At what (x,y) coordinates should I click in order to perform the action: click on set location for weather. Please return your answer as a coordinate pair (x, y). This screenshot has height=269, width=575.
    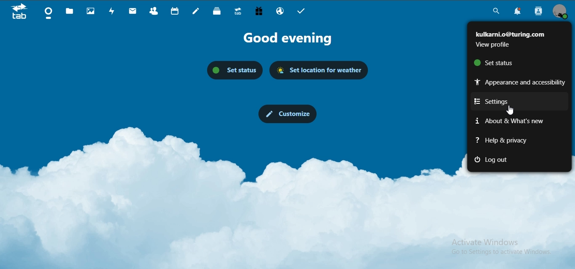
    Looking at the image, I should click on (318, 71).